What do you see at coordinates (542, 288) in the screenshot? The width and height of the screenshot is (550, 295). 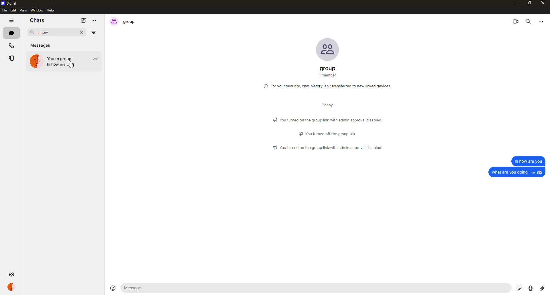 I see `attach` at bounding box center [542, 288].